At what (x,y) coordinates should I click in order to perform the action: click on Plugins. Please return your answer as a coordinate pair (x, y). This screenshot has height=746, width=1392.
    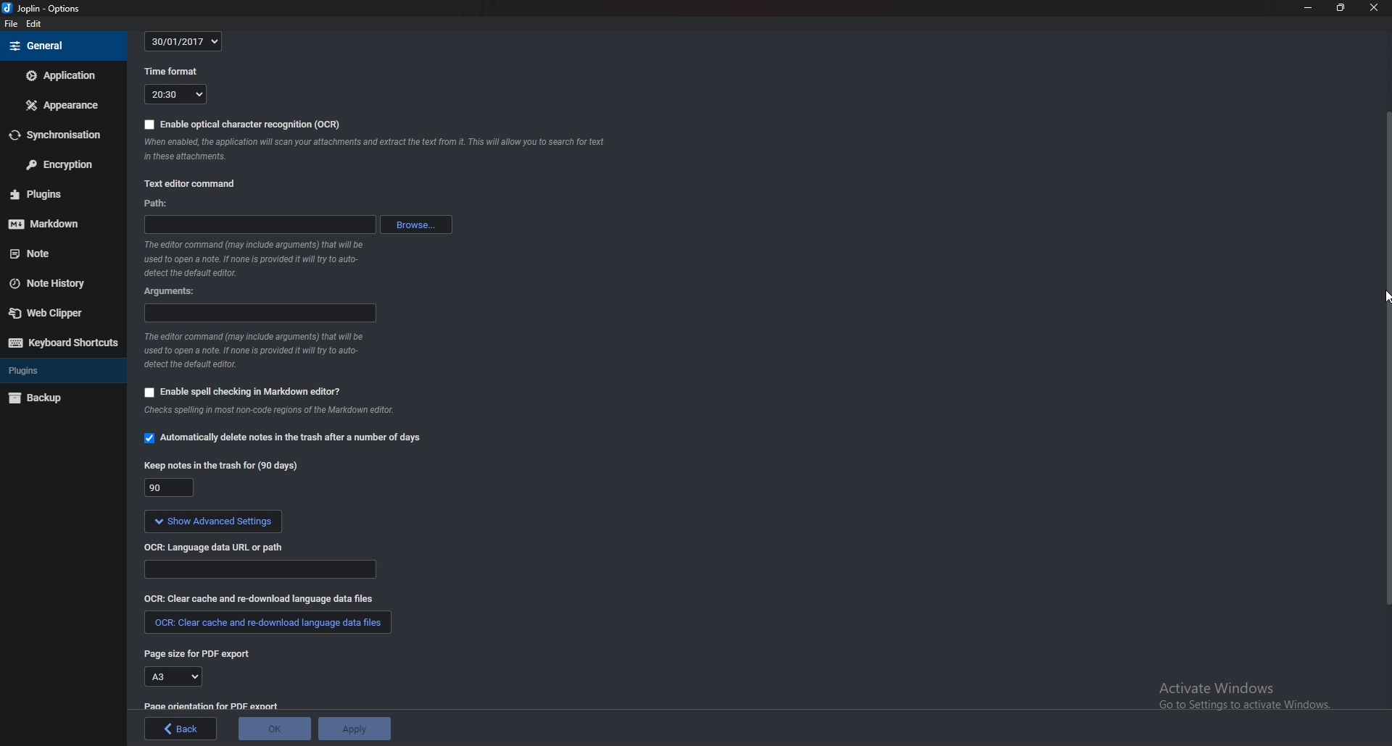
    Looking at the image, I should click on (59, 193).